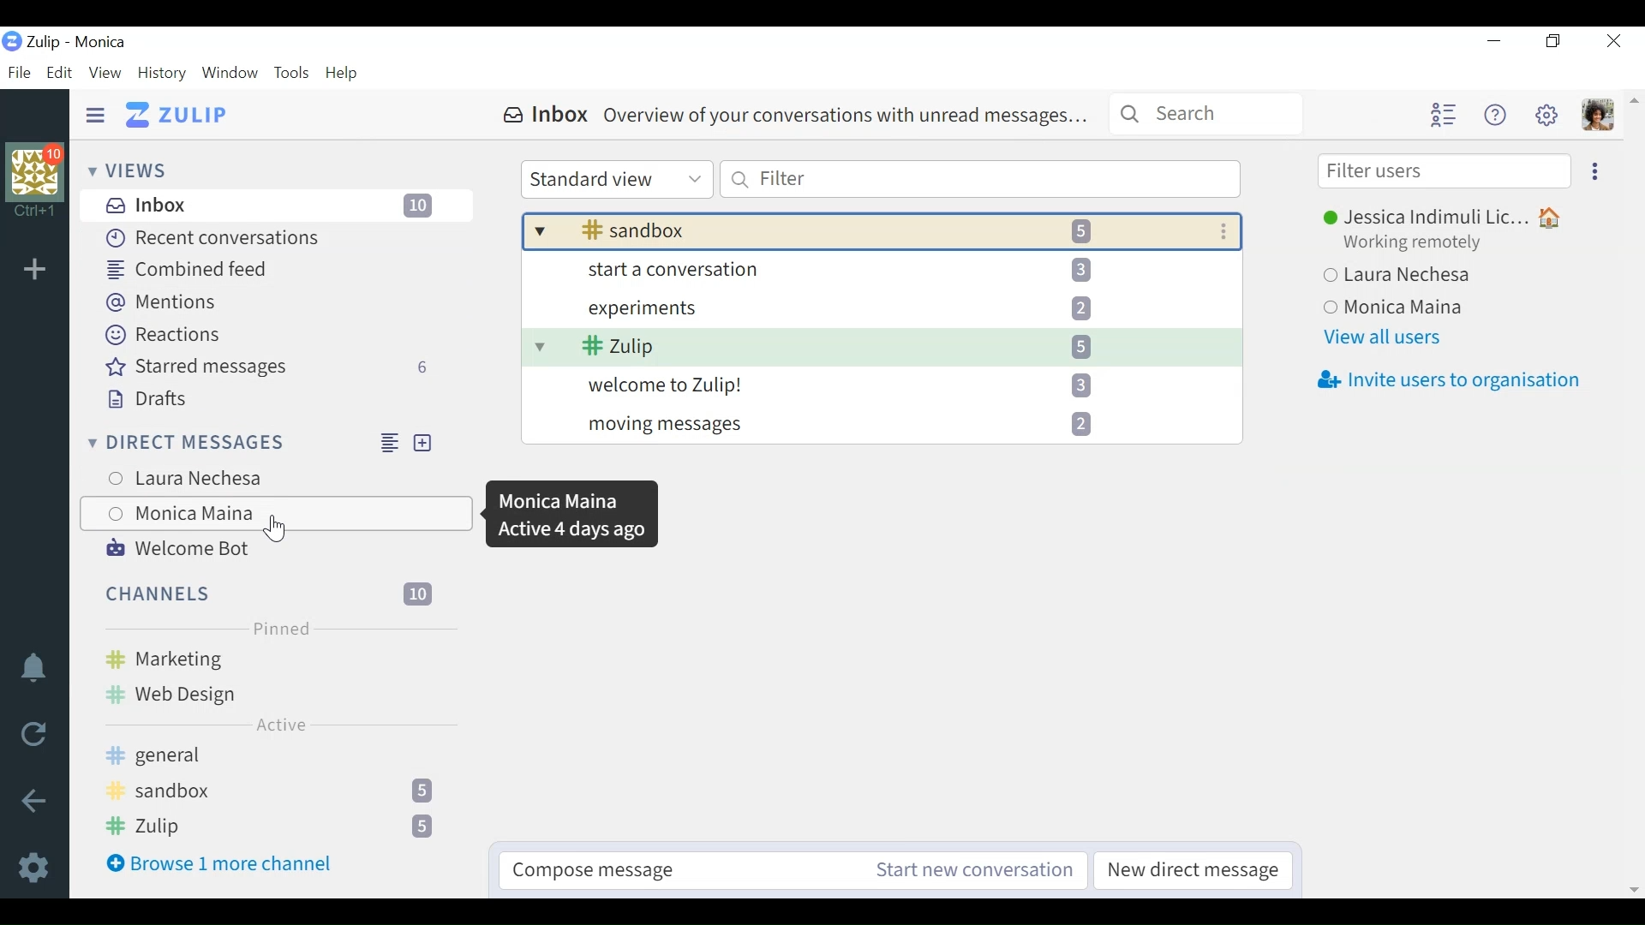  What do you see at coordinates (176, 114) in the screenshot?
I see `Go to Home View` at bounding box center [176, 114].